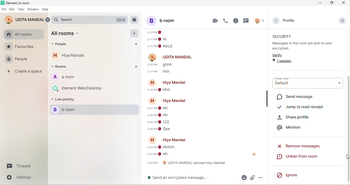 This screenshot has width=350, height=185. I want to click on hide, so click(267, 98).